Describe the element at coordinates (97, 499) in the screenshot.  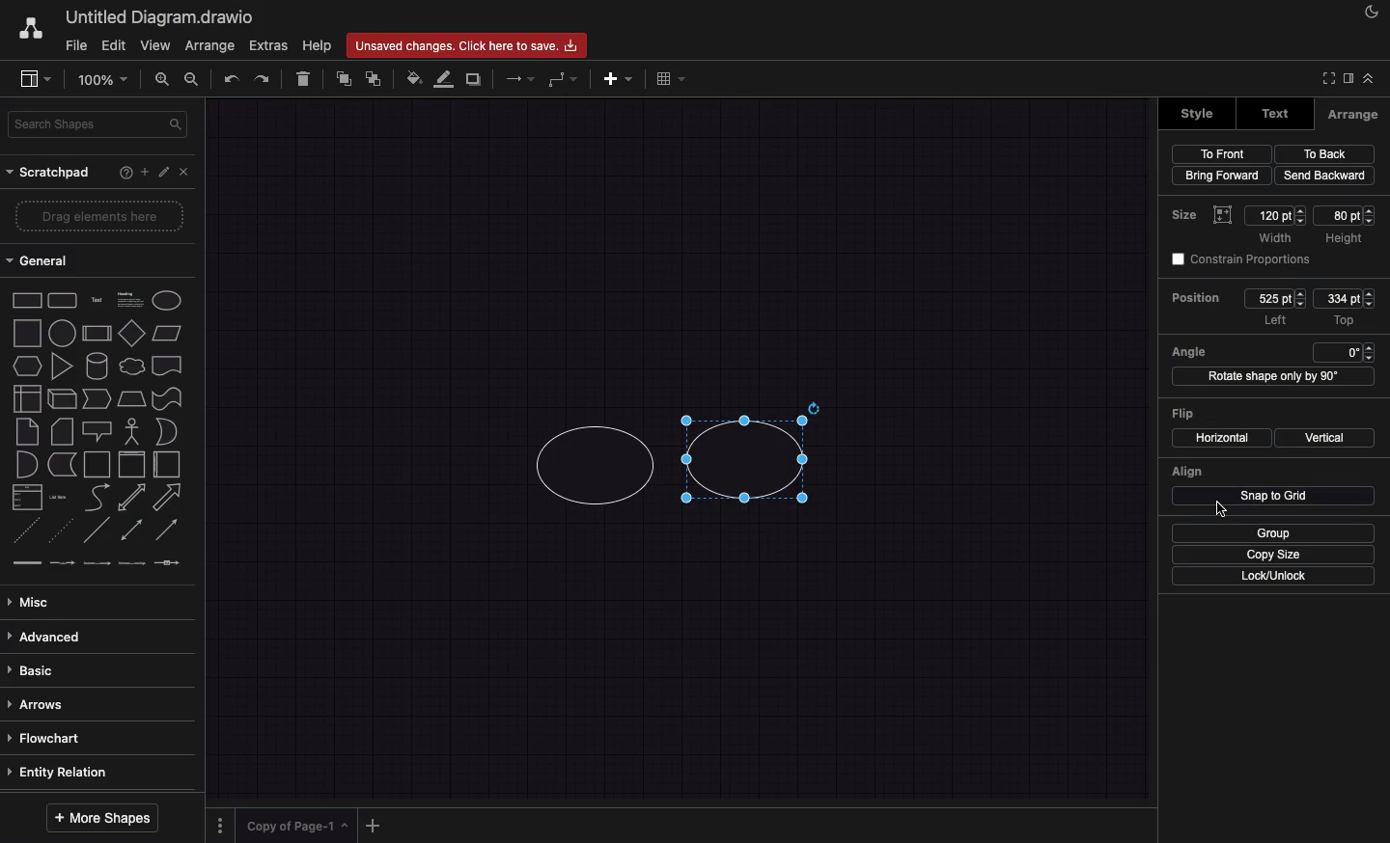
I see `curve` at that location.